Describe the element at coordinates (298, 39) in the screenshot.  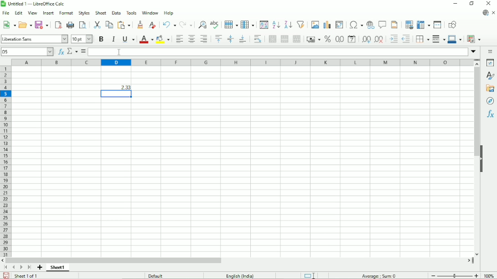
I see `Unmerge cells` at that location.